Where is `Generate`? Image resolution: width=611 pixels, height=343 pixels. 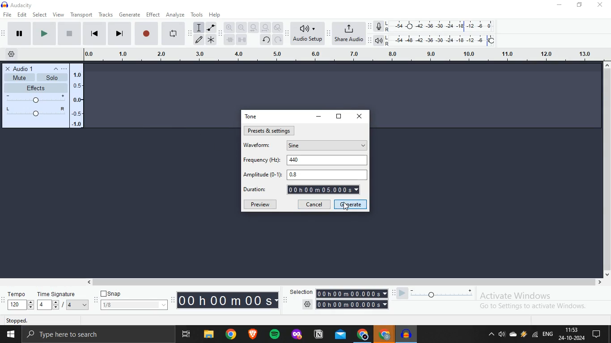
Generate is located at coordinates (131, 14).